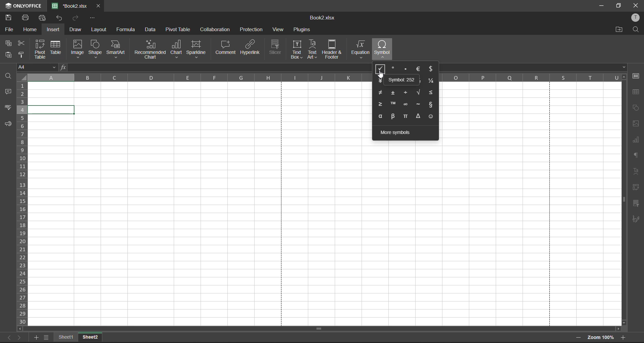 Image resolution: width=644 pixels, height=343 pixels. What do you see at coordinates (100, 30) in the screenshot?
I see `layout` at bounding box center [100, 30].